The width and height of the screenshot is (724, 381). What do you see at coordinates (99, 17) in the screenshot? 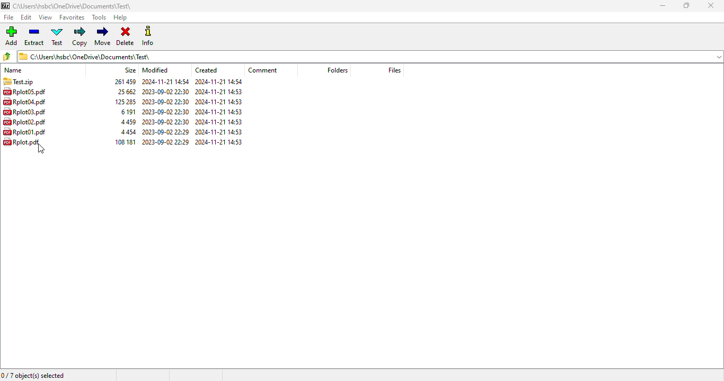
I see `tools` at bounding box center [99, 17].